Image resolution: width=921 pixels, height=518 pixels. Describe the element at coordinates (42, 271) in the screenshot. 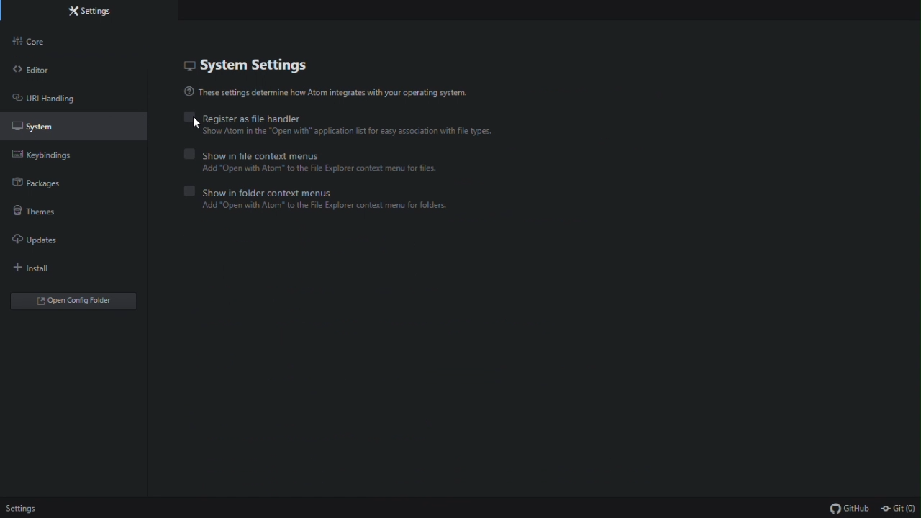

I see `Install ` at that location.